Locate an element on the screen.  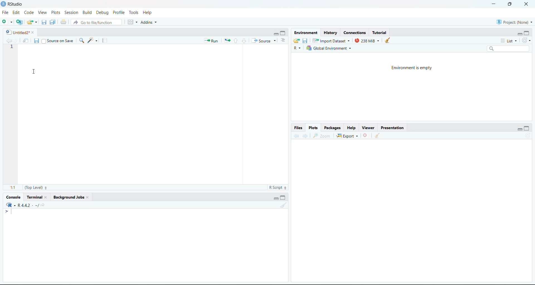
> is located at coordinates (8, 211).